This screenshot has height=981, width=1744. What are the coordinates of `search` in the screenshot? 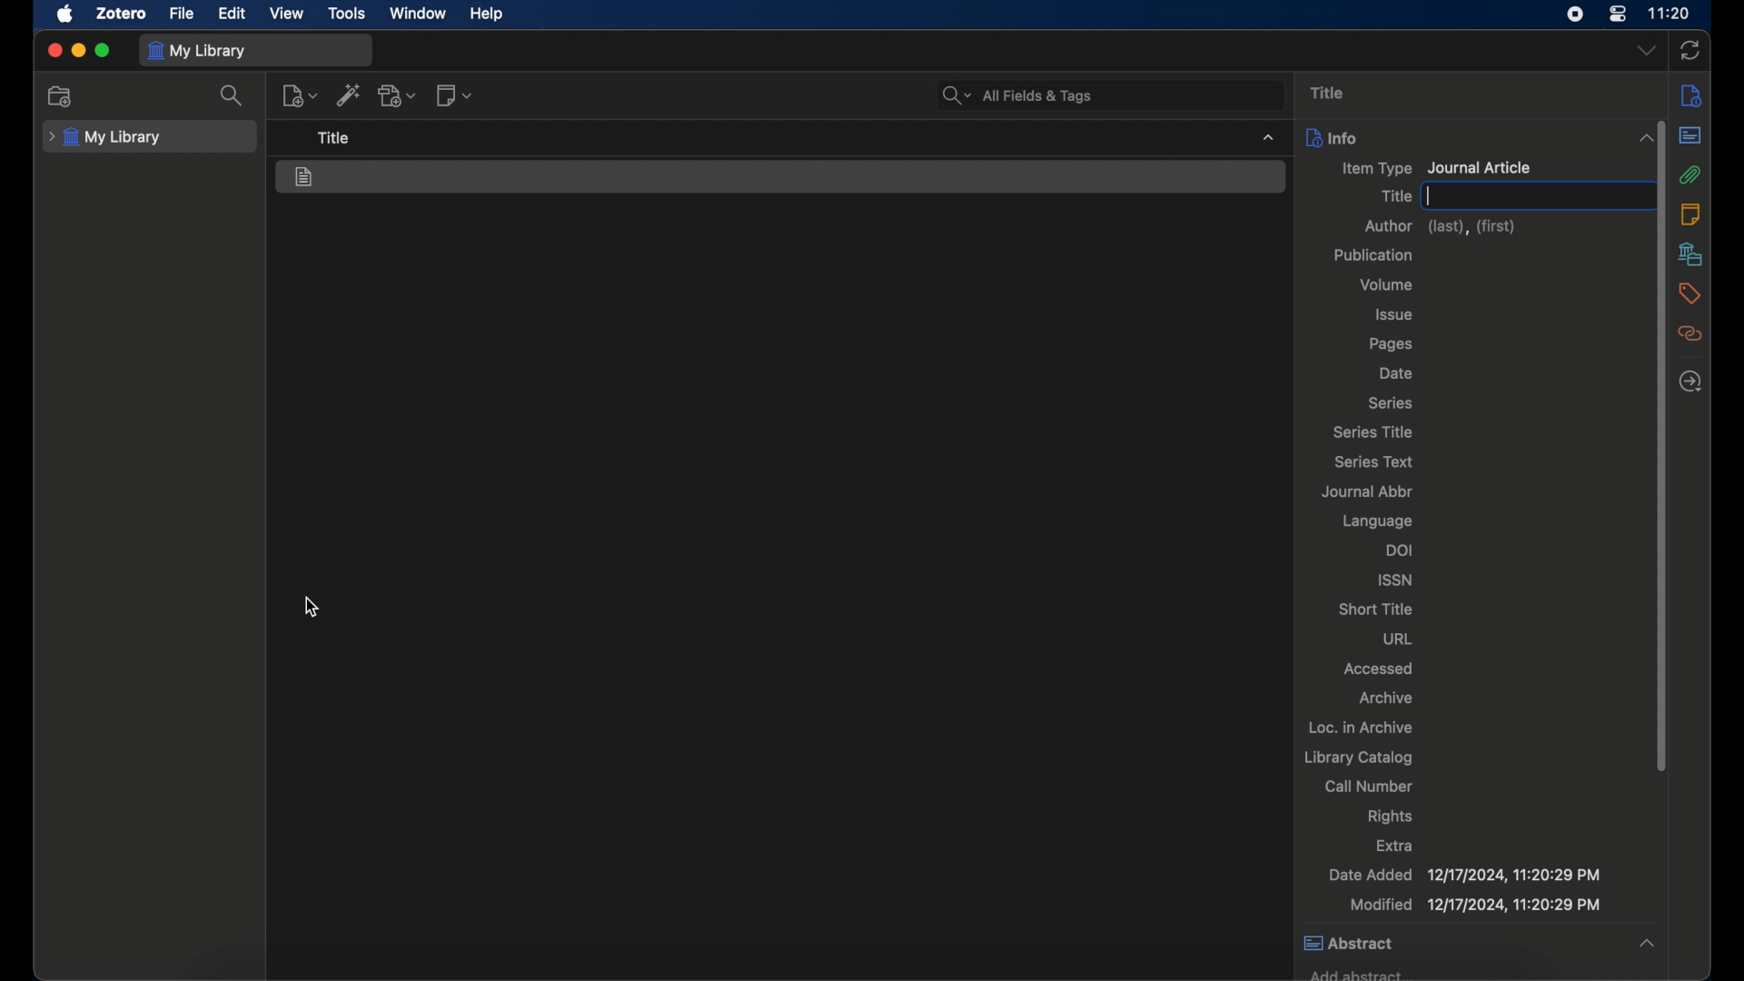 It's located at (1015, 94).